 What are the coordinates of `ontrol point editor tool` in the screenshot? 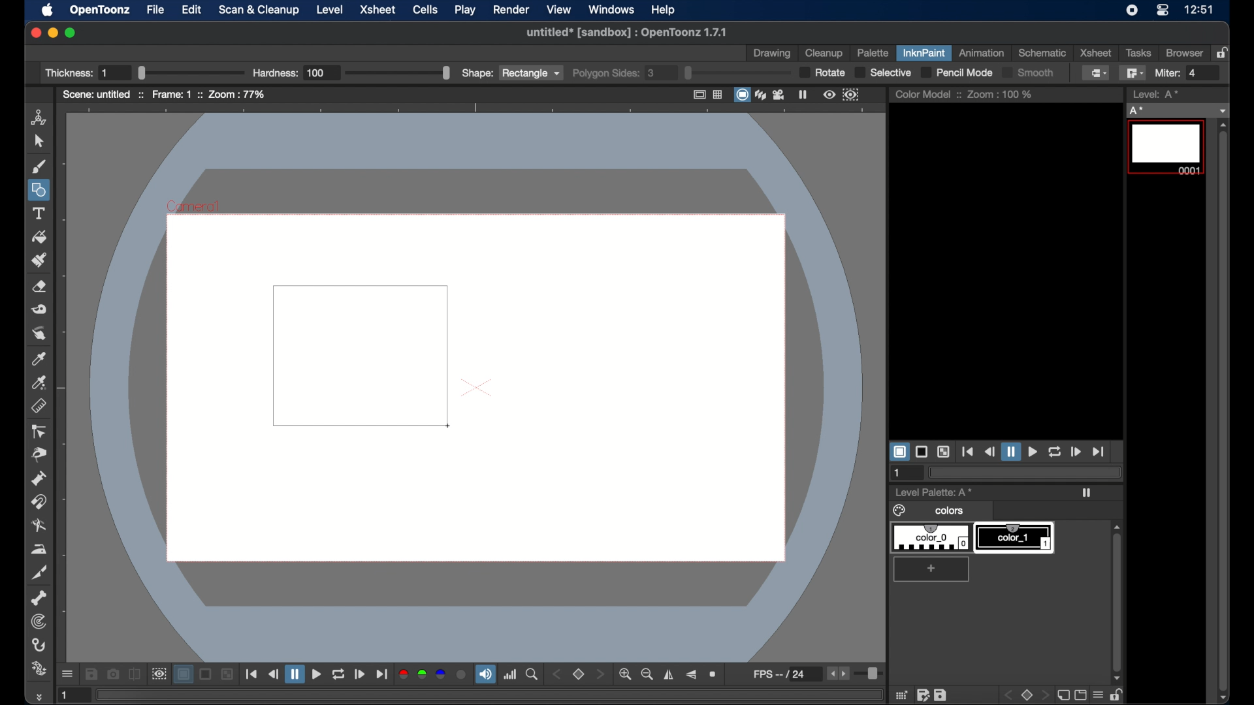 It's located at (39, 431).